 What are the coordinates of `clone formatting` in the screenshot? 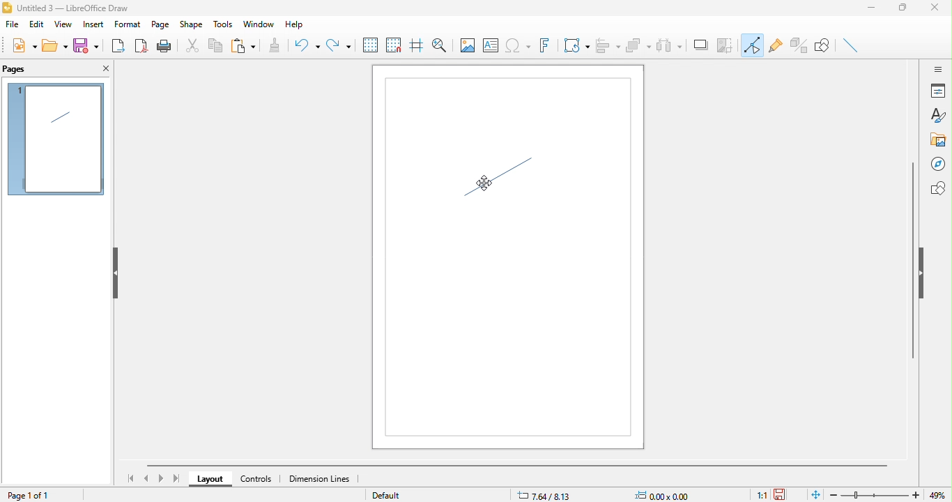 It's located at (279, 47).